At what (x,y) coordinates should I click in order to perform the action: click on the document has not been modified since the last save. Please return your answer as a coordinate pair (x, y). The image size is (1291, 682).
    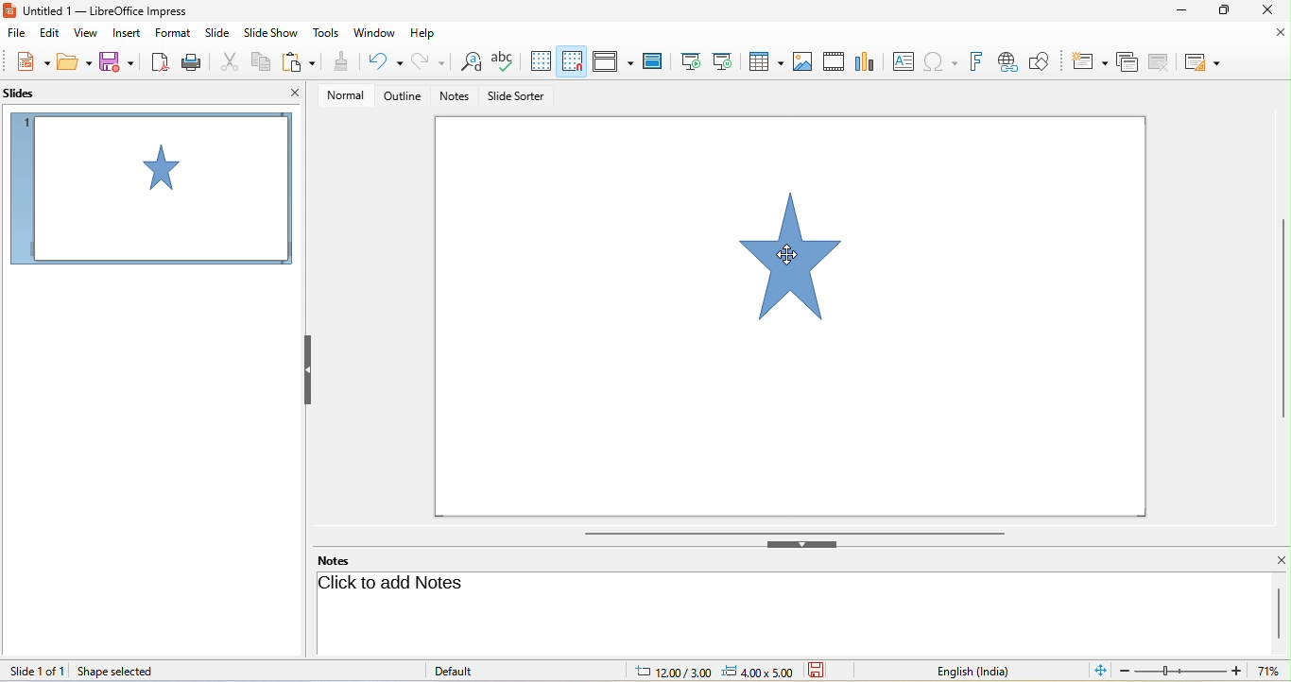
    Looking at the image, I should click on (828, 671).